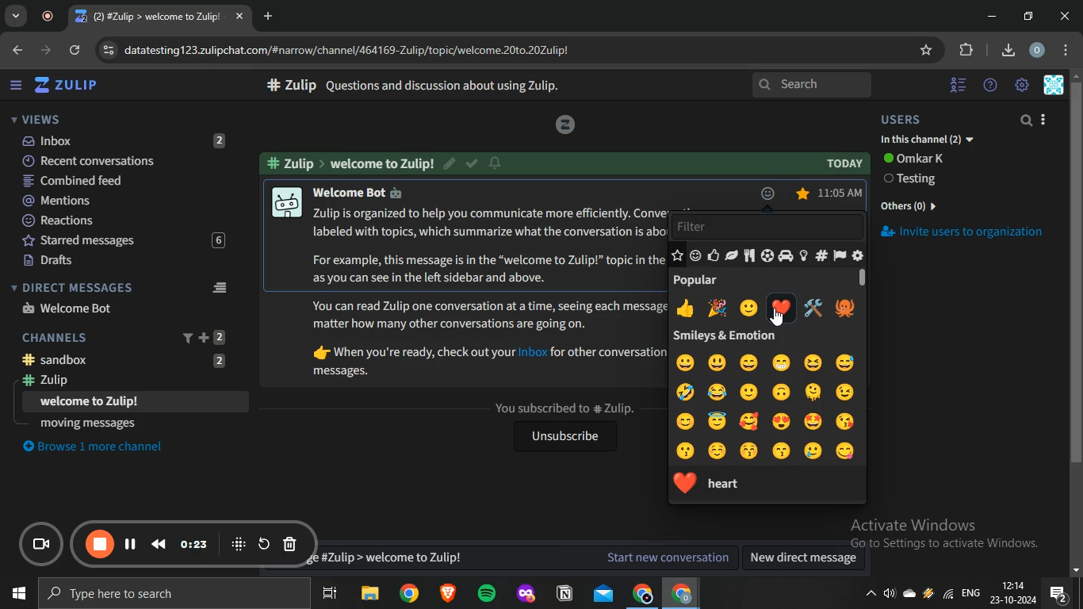  What do you see at coordinates (52, 17) in the screenshot?
I see `recording` at bounding box center [52, 17].